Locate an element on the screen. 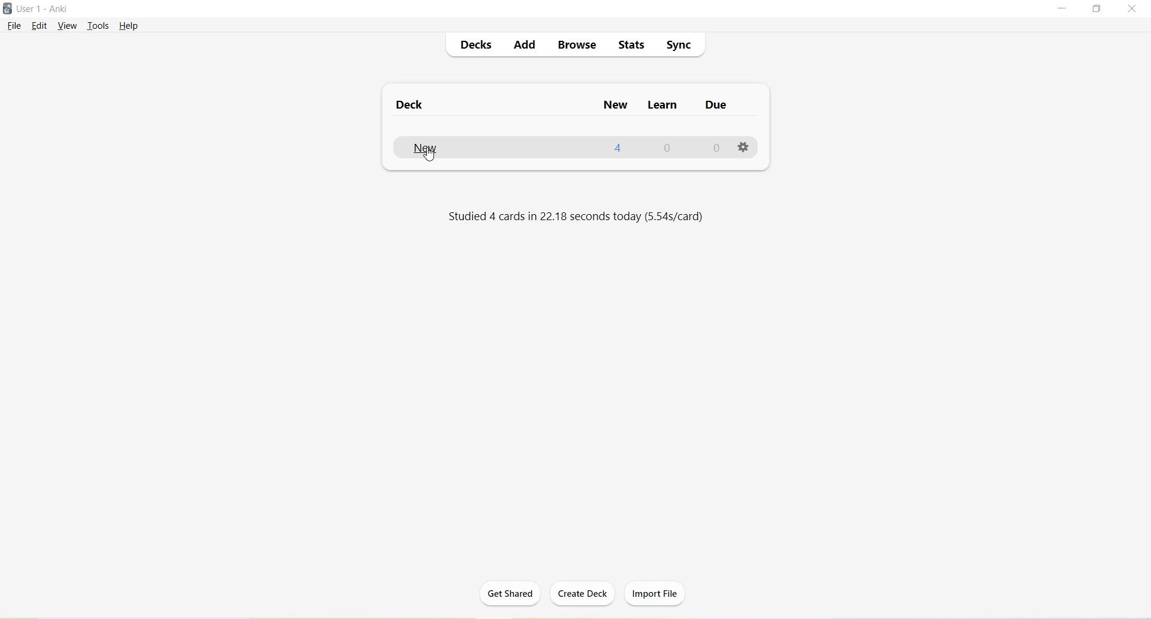 The height and width of the screenshot is (619, 1151). Browse is located at coordinates (578, 46).